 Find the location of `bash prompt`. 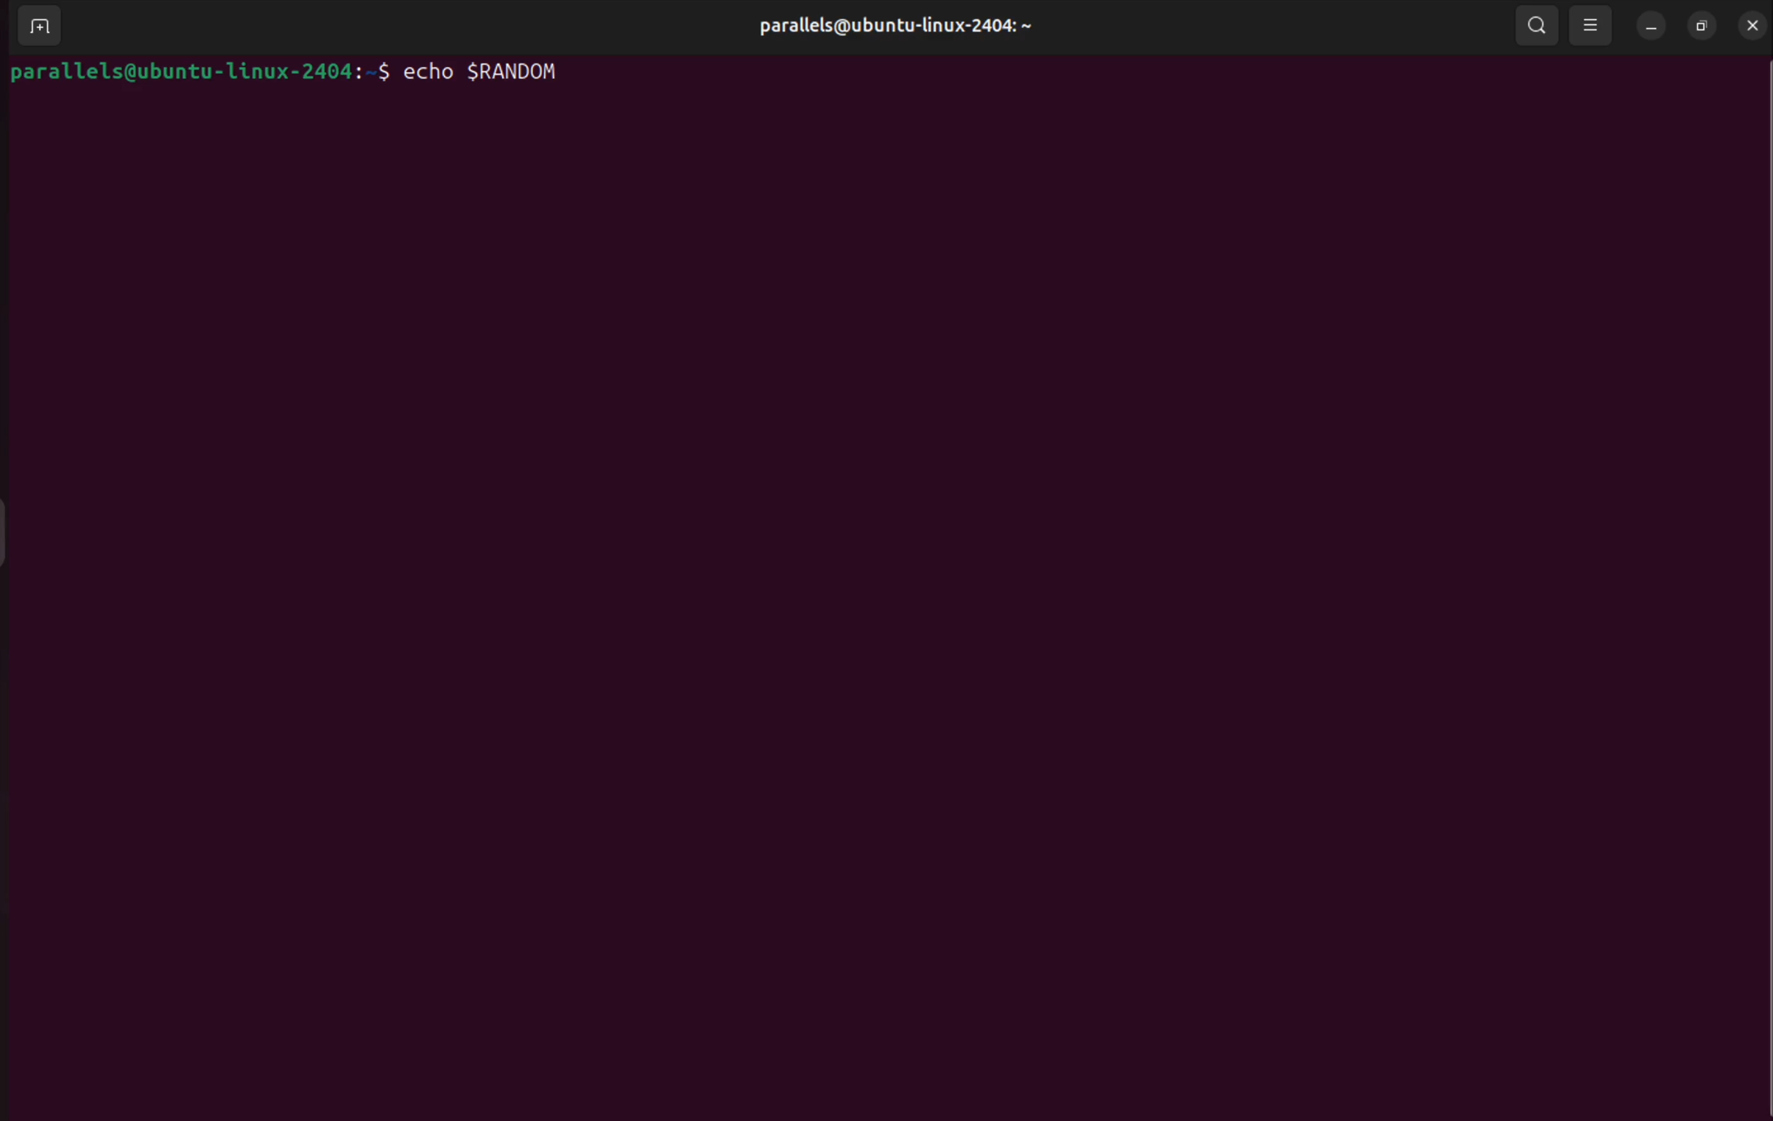

bash prompt is located at coordinates (195, 71).